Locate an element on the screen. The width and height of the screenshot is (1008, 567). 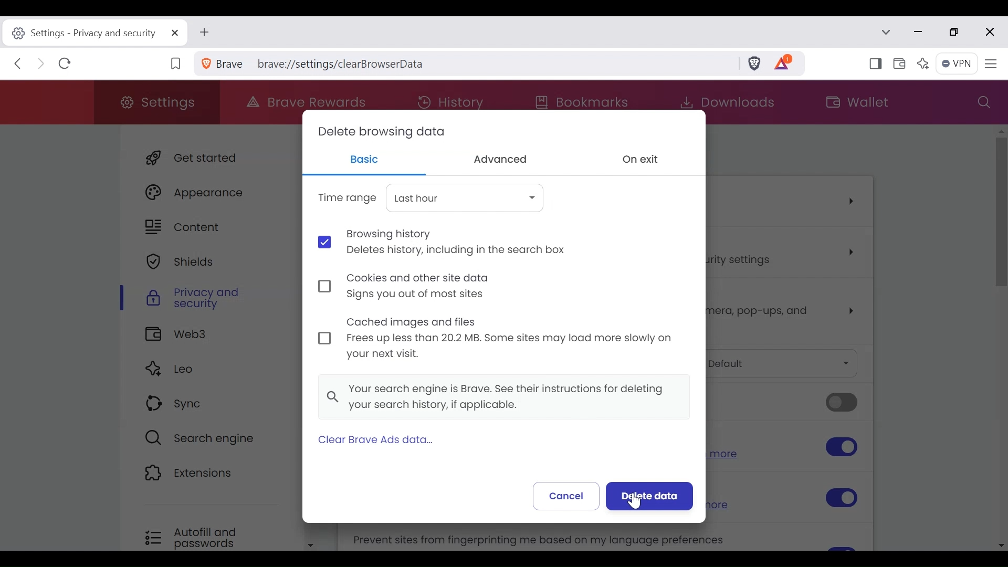
Basic is located at coordinates (371, 160).